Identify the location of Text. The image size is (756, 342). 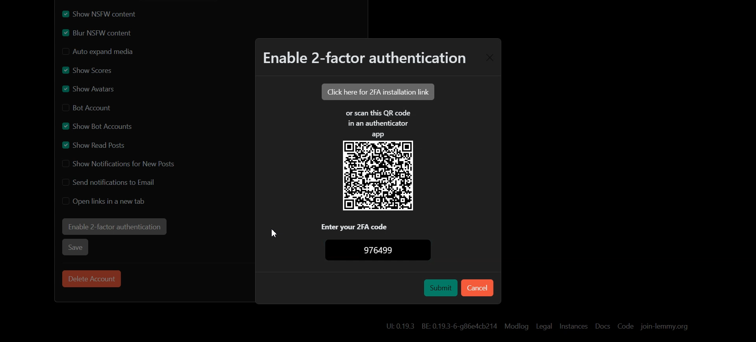
(383, 251).